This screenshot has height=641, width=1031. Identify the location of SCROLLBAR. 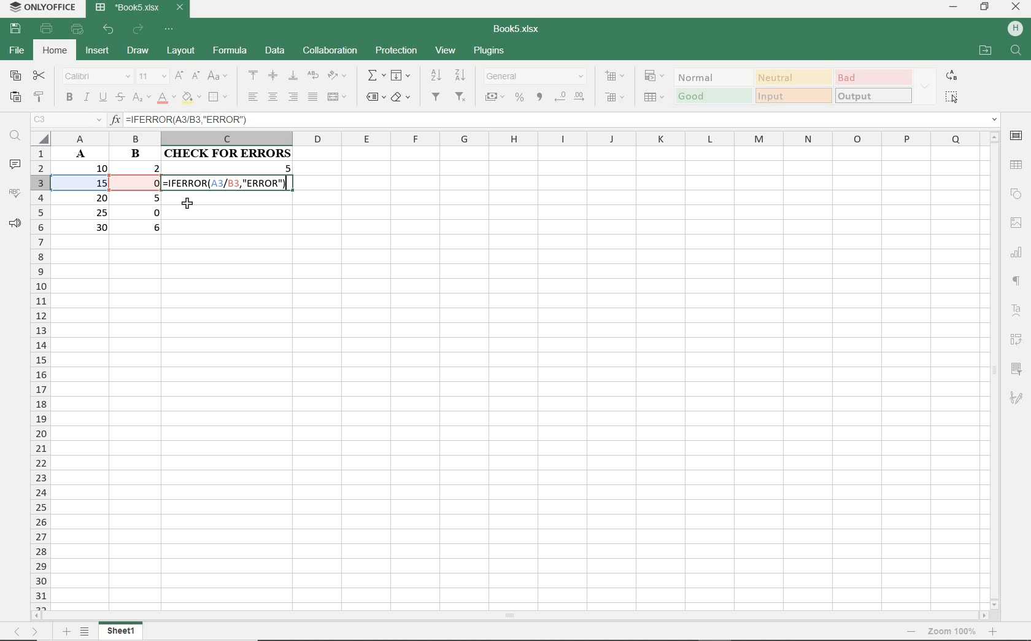
(997, 370).